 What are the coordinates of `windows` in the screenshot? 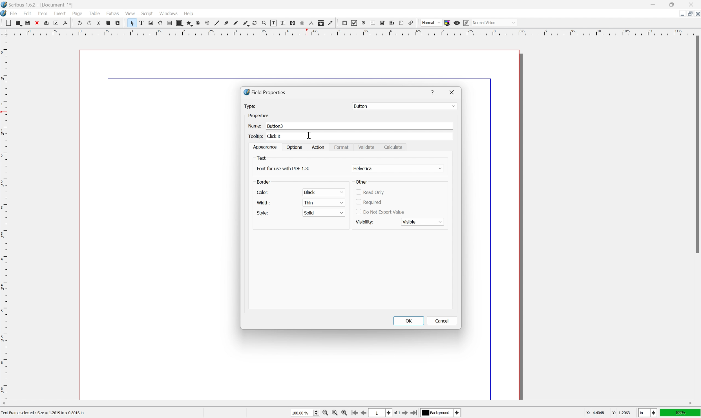 It's located at (169, 13).